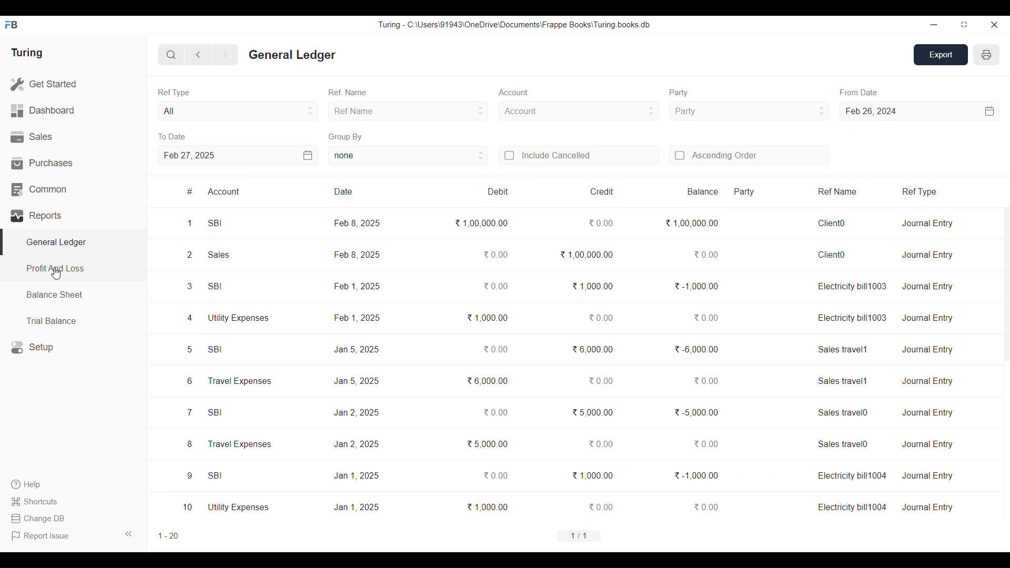 The image size is (1010, 568). What do you see at coordinates (74, 216) in the screenshot?
I see `Reports` at bounding box center [74, 216].